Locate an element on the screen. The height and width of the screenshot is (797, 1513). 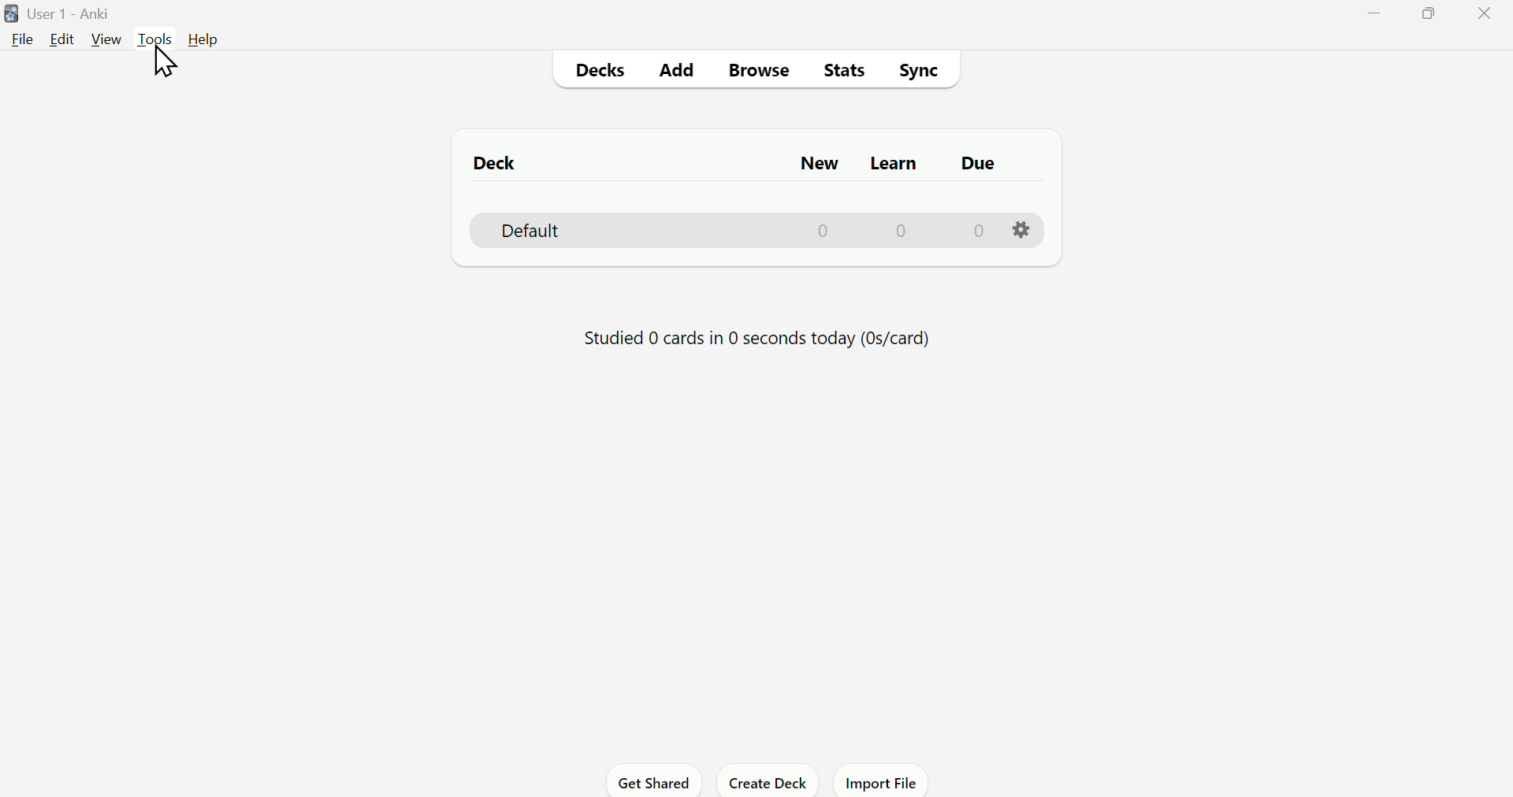
Due is located at coordinates (978, 165).